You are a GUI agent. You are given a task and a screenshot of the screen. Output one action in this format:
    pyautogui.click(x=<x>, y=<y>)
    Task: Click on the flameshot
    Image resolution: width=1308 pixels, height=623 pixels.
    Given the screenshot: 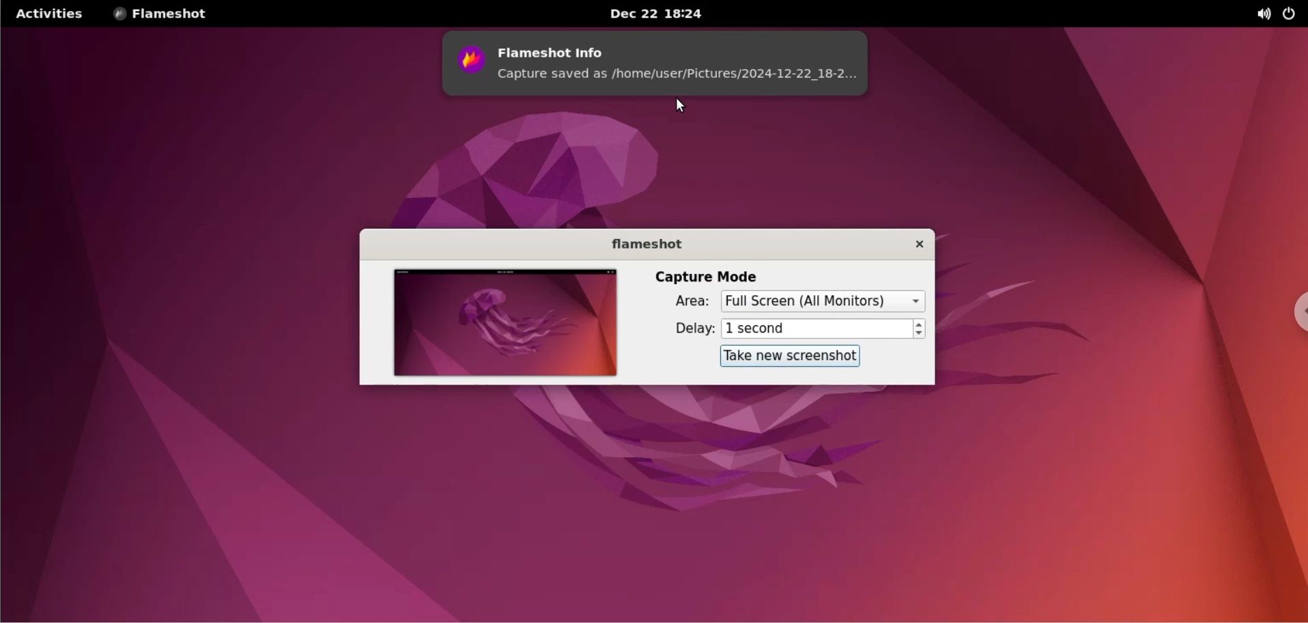 What is the action you would take?
    pyautogui.click(x=649, y=244)
    